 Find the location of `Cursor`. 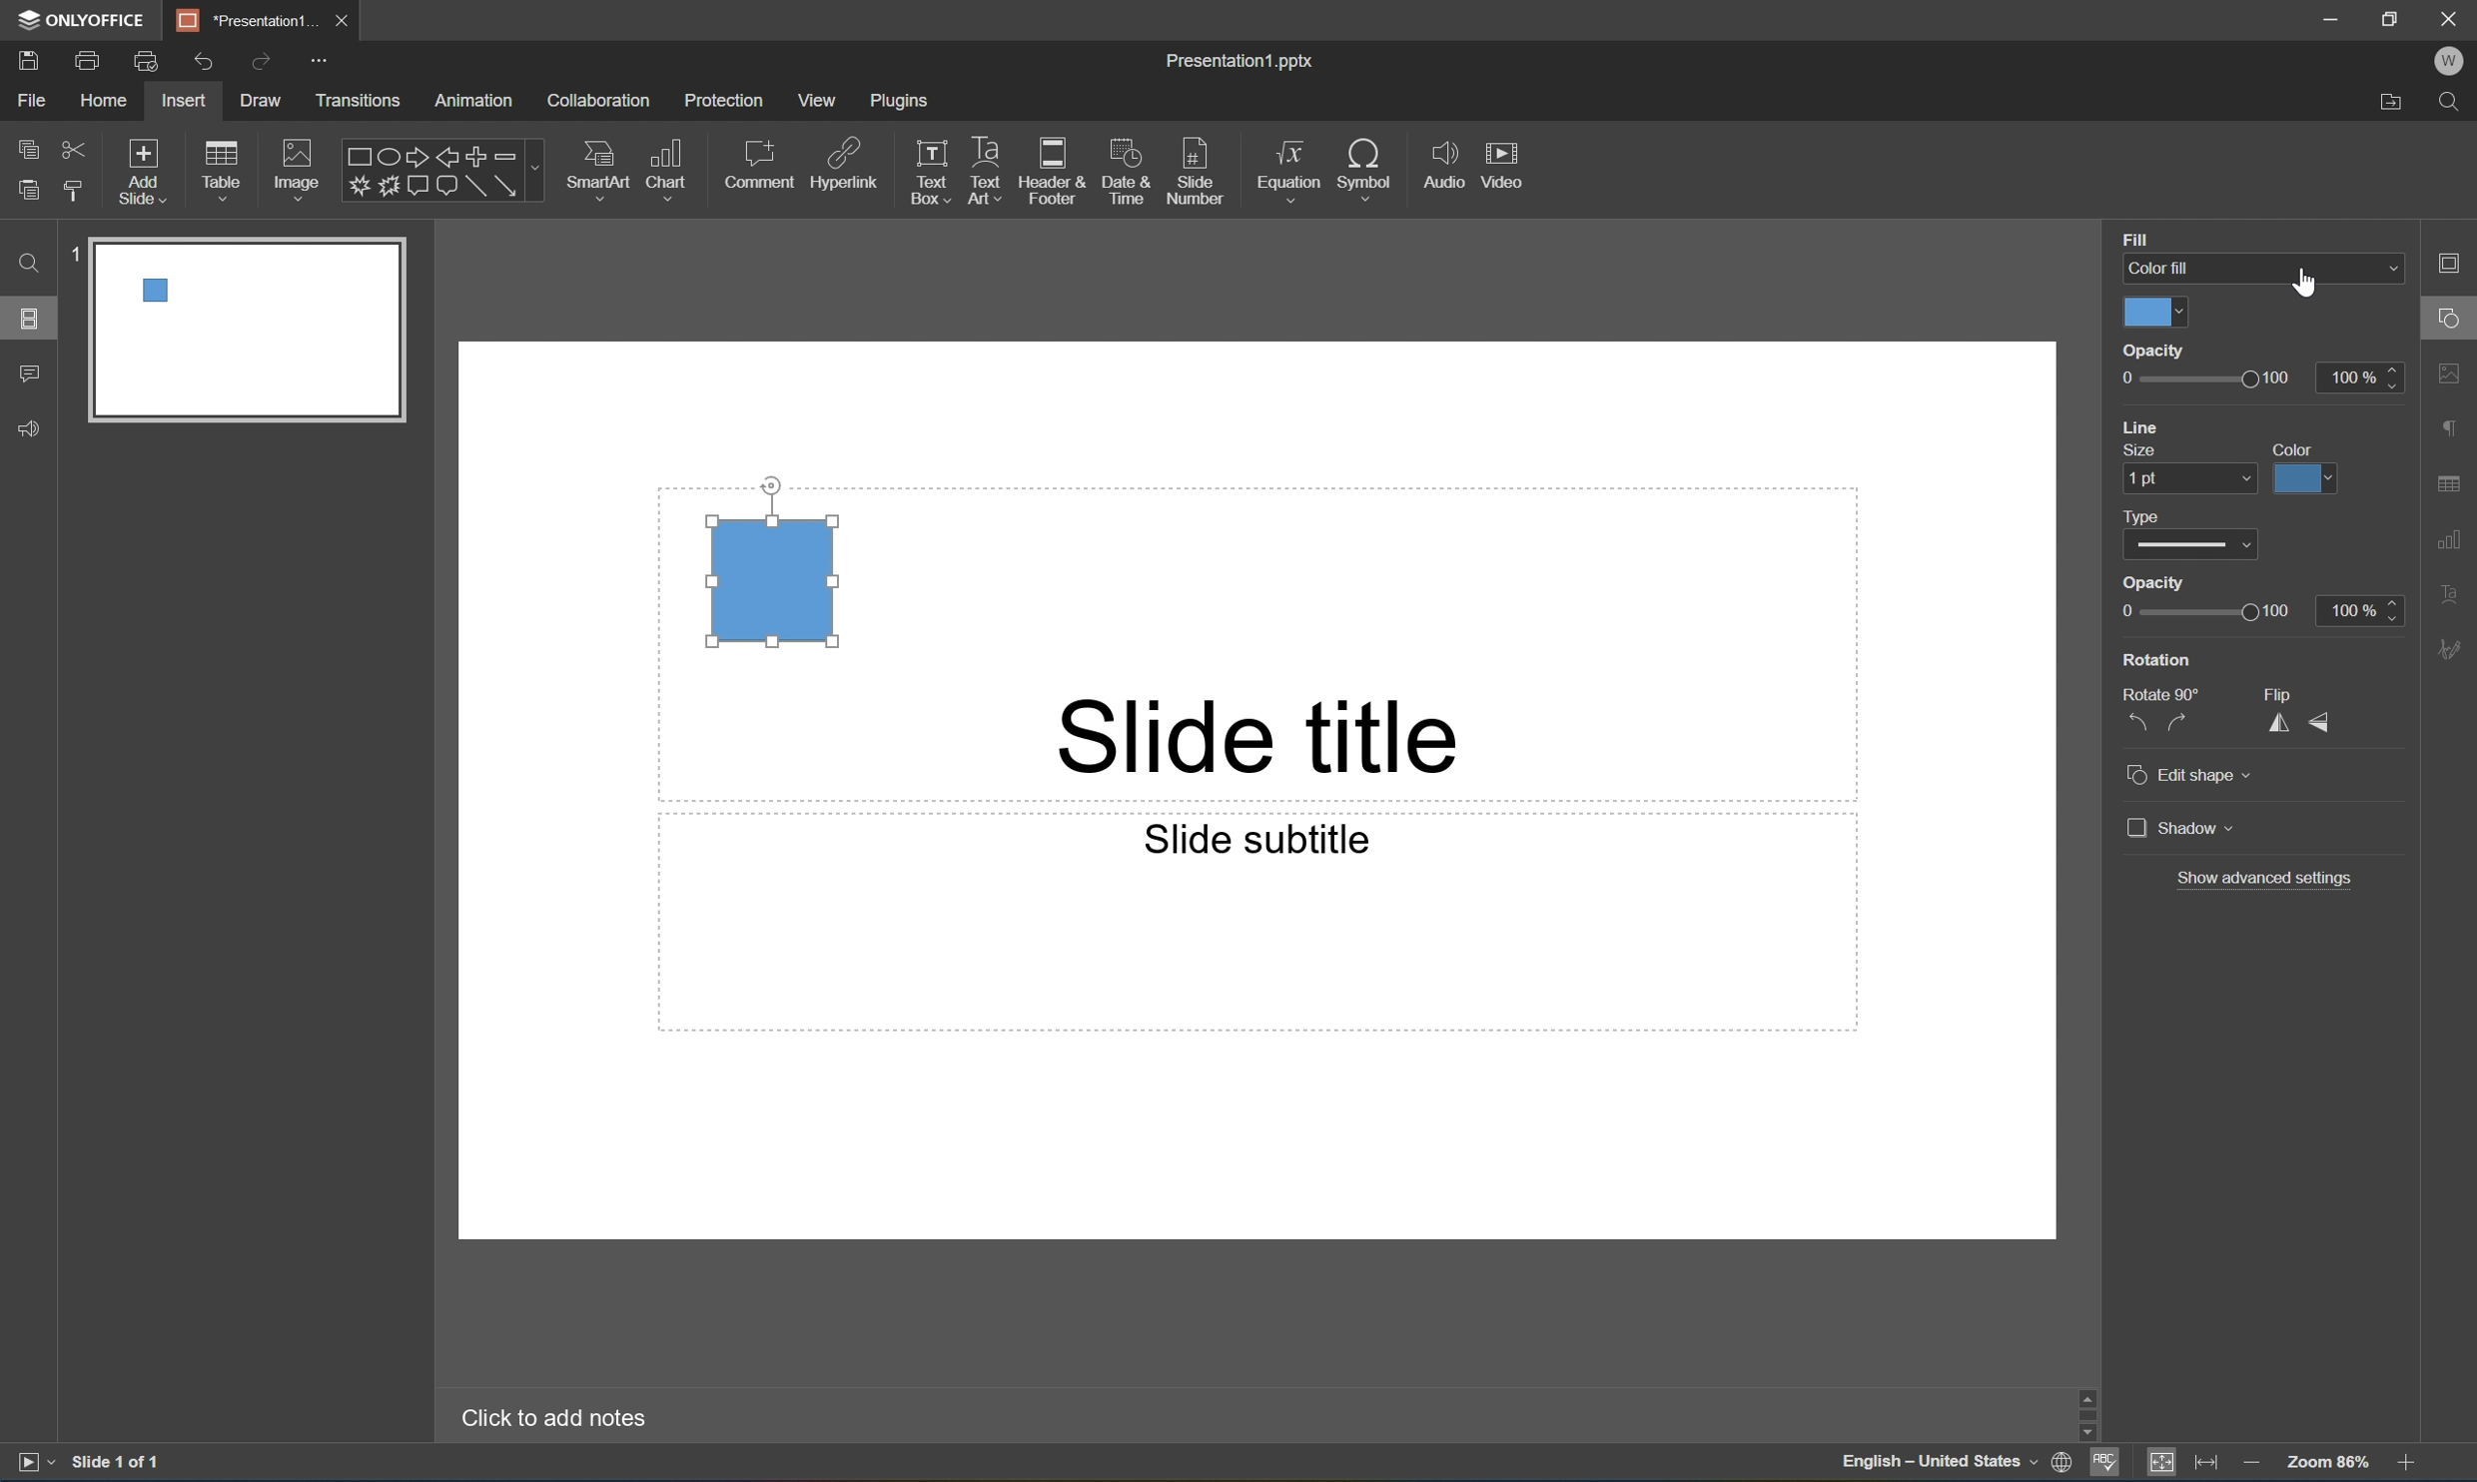

Cursor is located at coordinates (2304, 284).